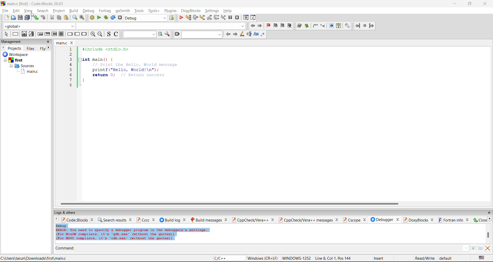 This screenshot has height=262, width=493. I want to click on match case, so click(256, 35).